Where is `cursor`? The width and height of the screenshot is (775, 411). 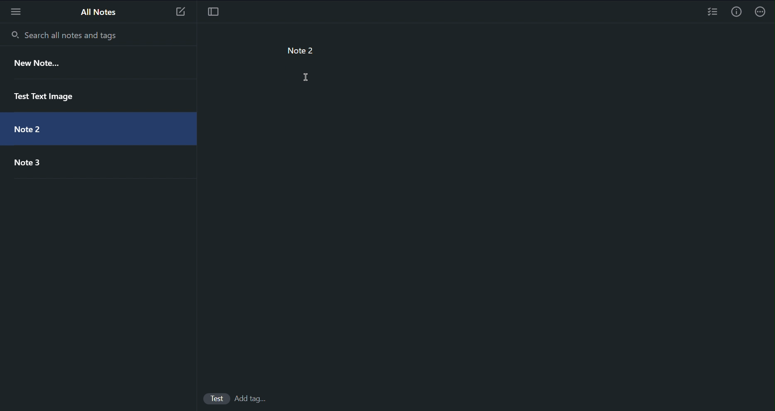 cursor is located at coordinates (308, 78).